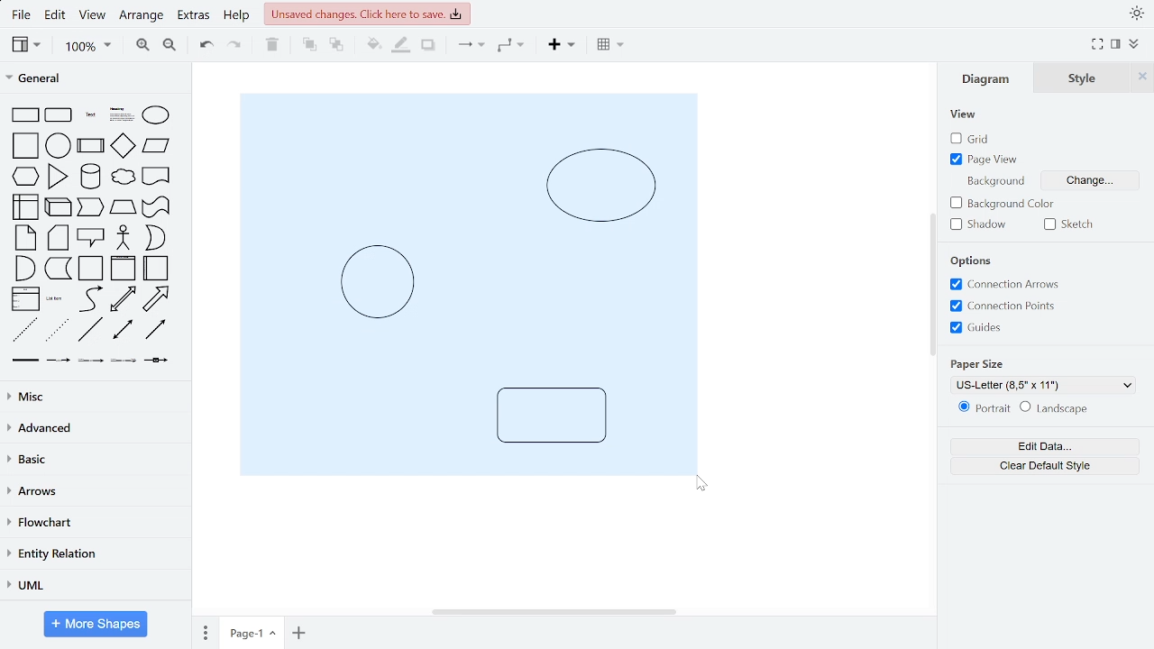 The width and height of the screenshot is (1154, 649). Describe the element at coordinates (275, 46) in the screenshot. I see `delete` at that location.